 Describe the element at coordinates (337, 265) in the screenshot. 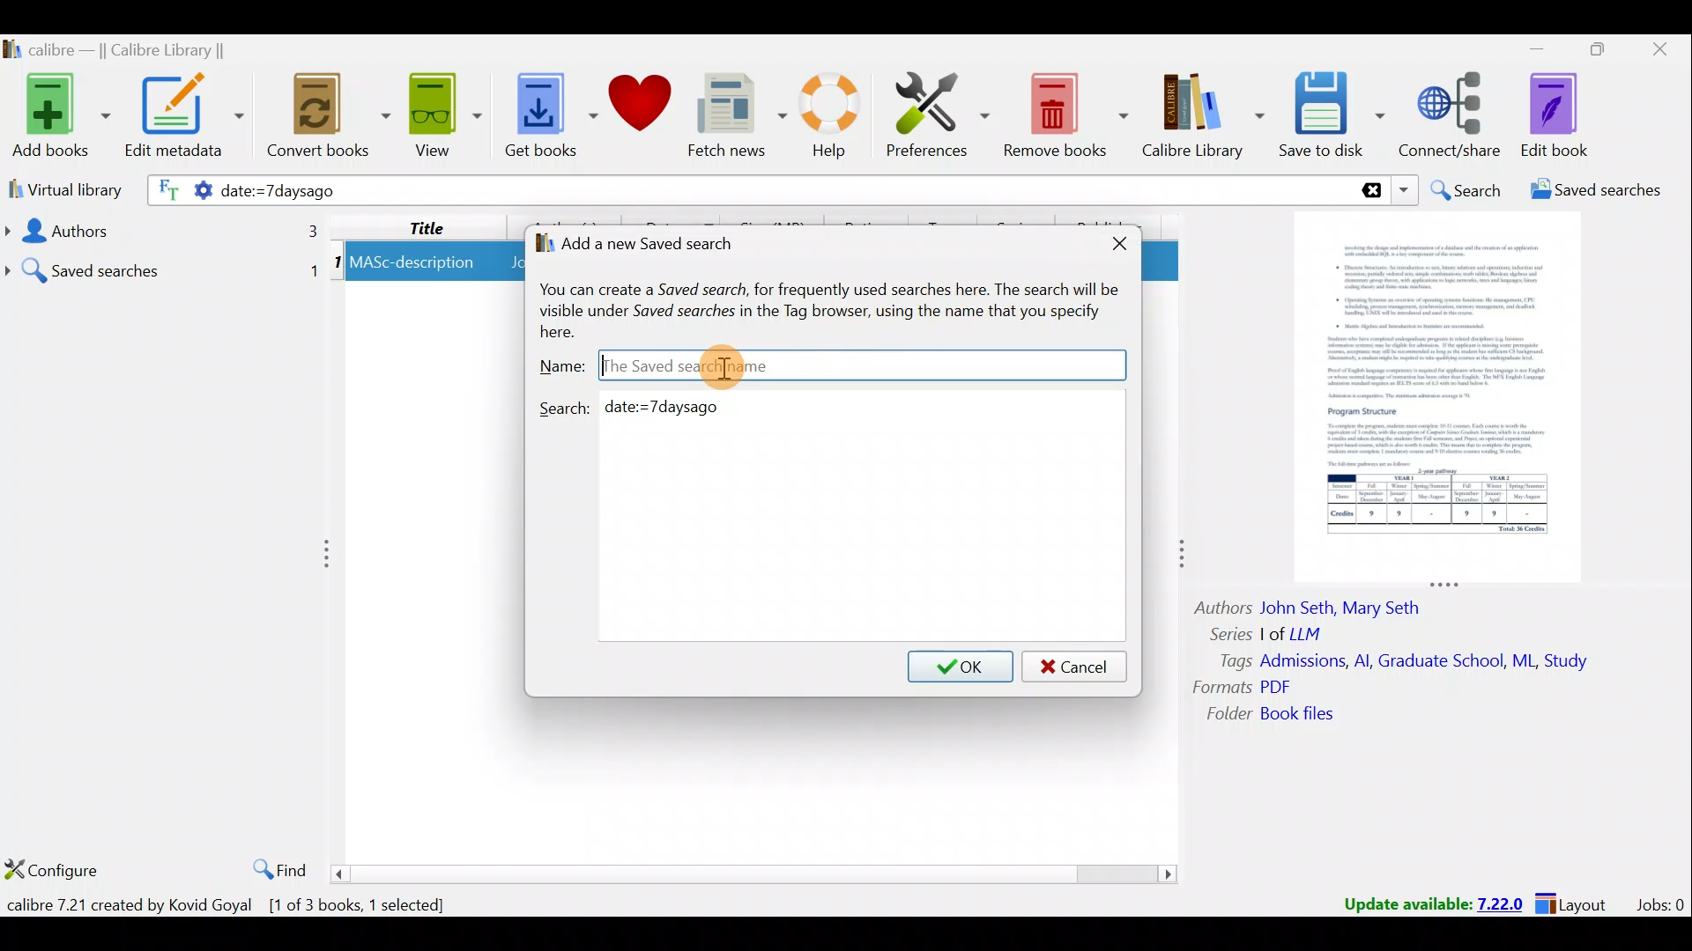

I see `1` at that location.